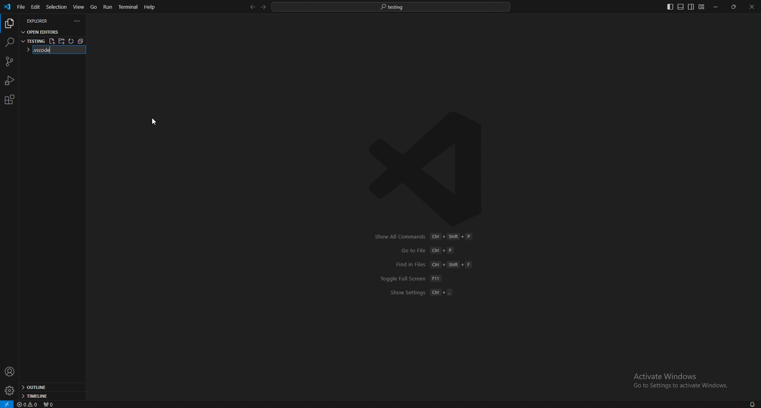 This screenshot has width=761, height=408. What do you see at coordinates (262, 7) in the screenshot?
I see `forward` at bounding box center [262, 7].